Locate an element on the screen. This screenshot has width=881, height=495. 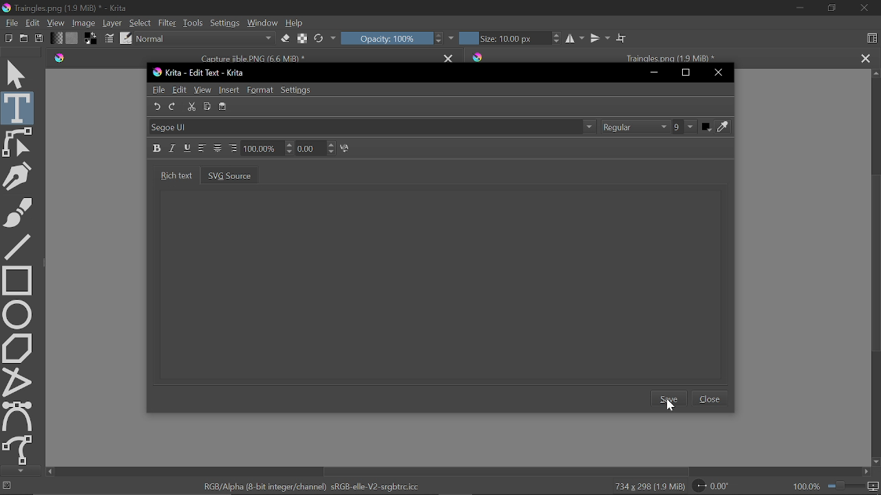
Move right is located at coordinates (868, 472).